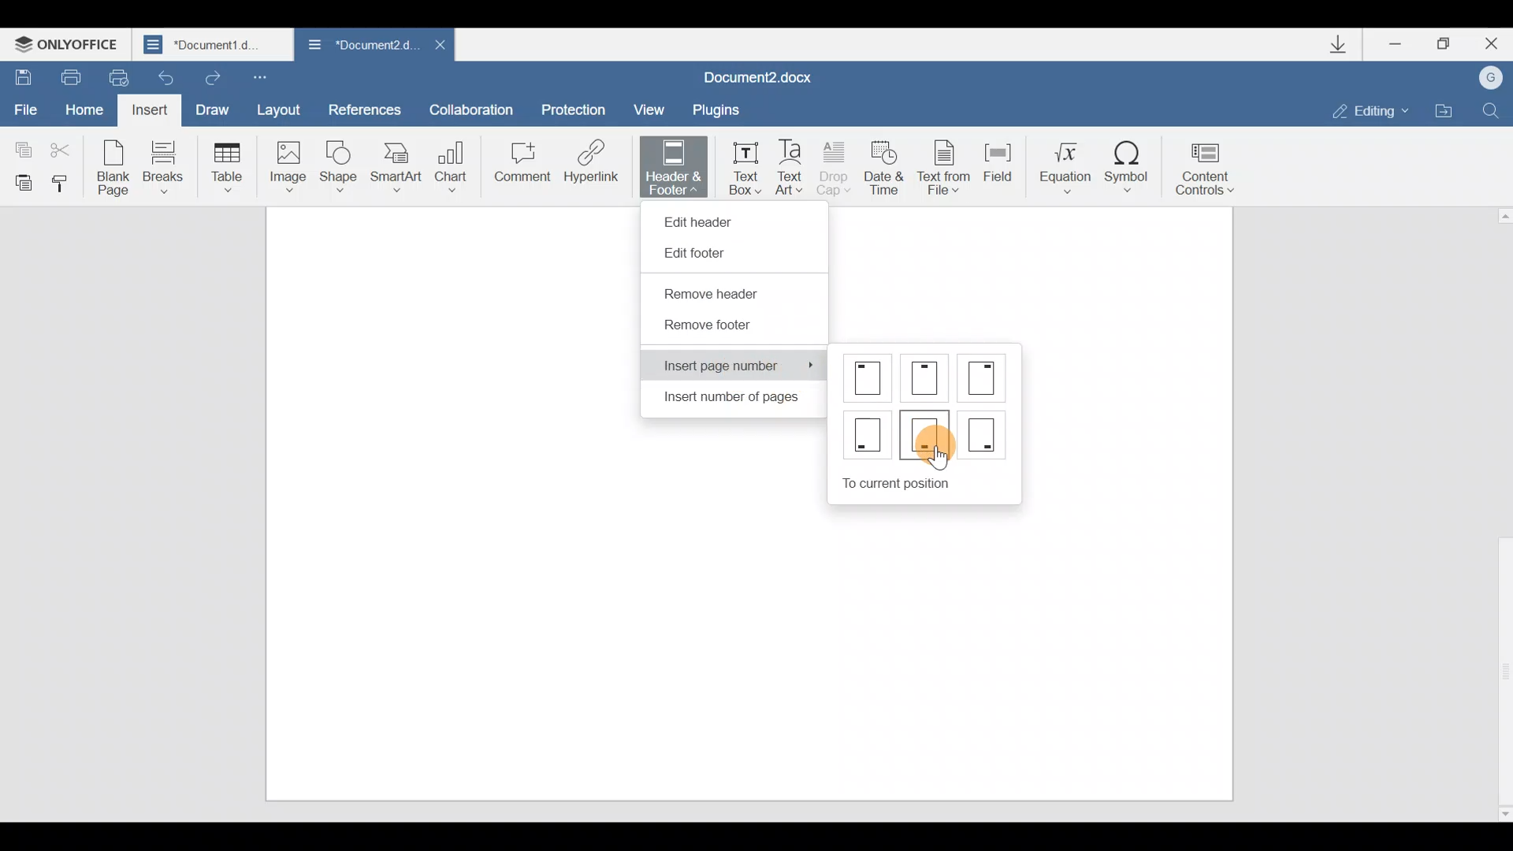 This screenshot has width=1513, height=851. I want to click on Remove header, so click(722, 295).